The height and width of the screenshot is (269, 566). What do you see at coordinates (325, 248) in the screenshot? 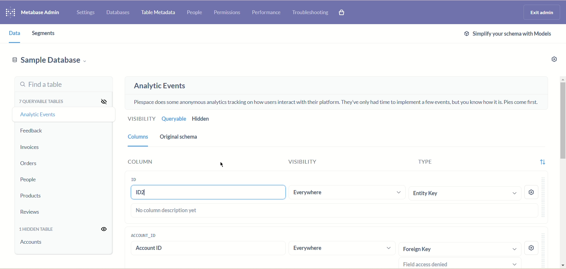
I see `Everywhere` at bounding box center [325, 248].